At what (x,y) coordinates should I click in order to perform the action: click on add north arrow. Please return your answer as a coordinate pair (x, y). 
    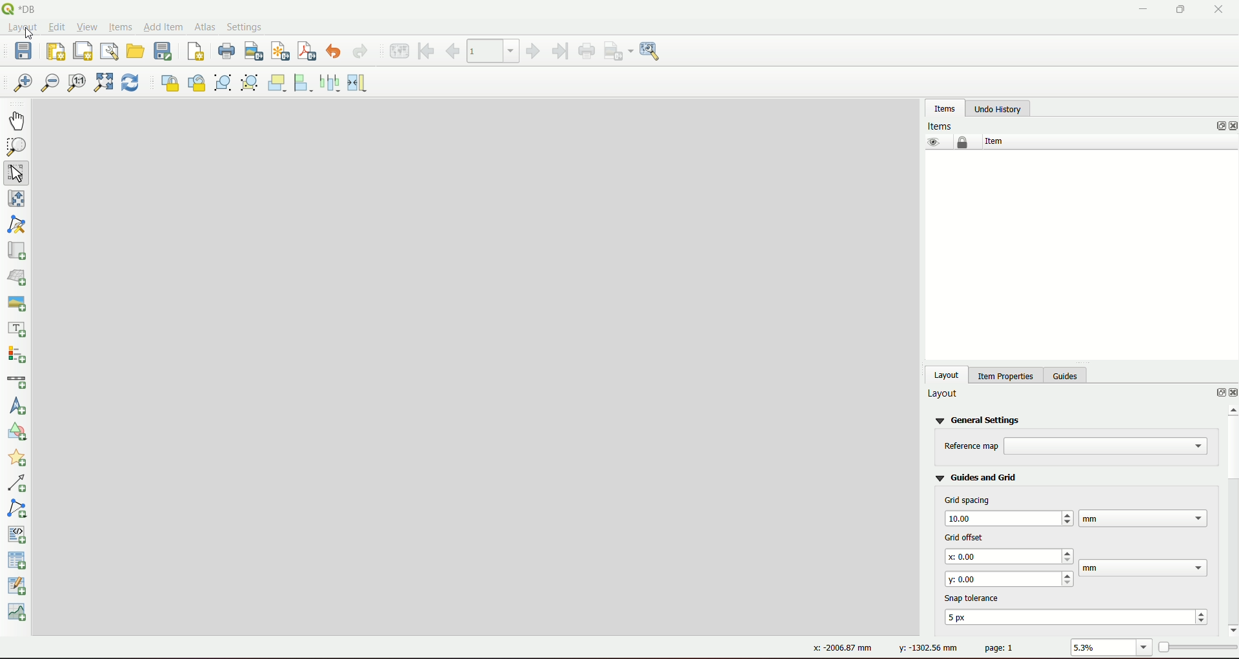
    Looking at the image, I should click on (19, 407).